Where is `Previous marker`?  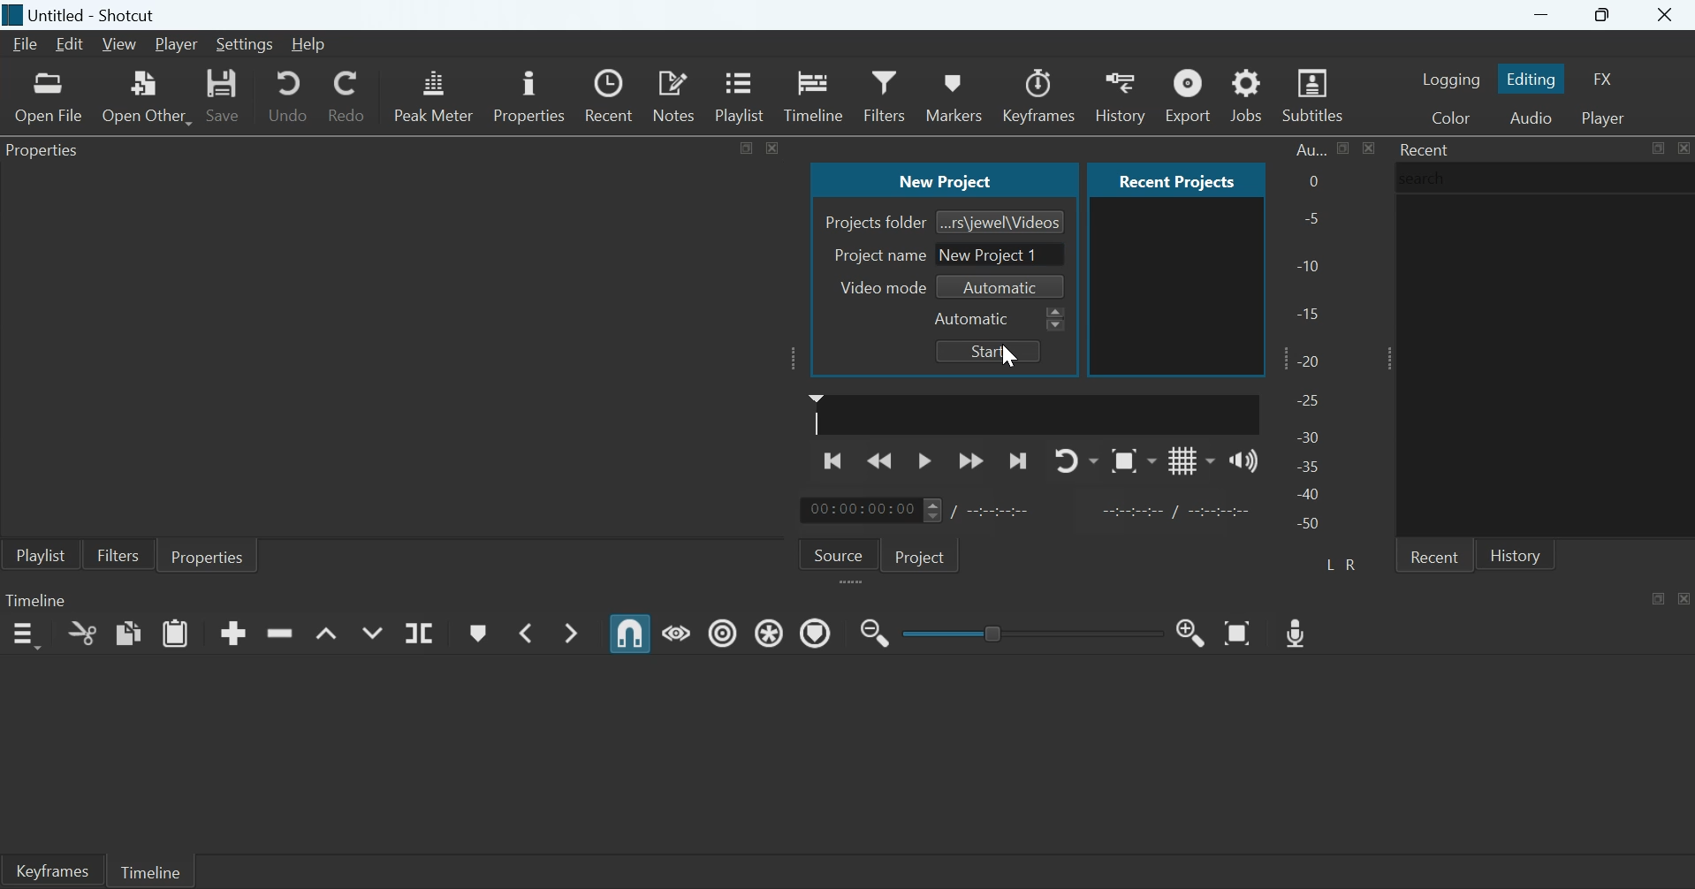
Previous marker is located at coordinates (524, 632).